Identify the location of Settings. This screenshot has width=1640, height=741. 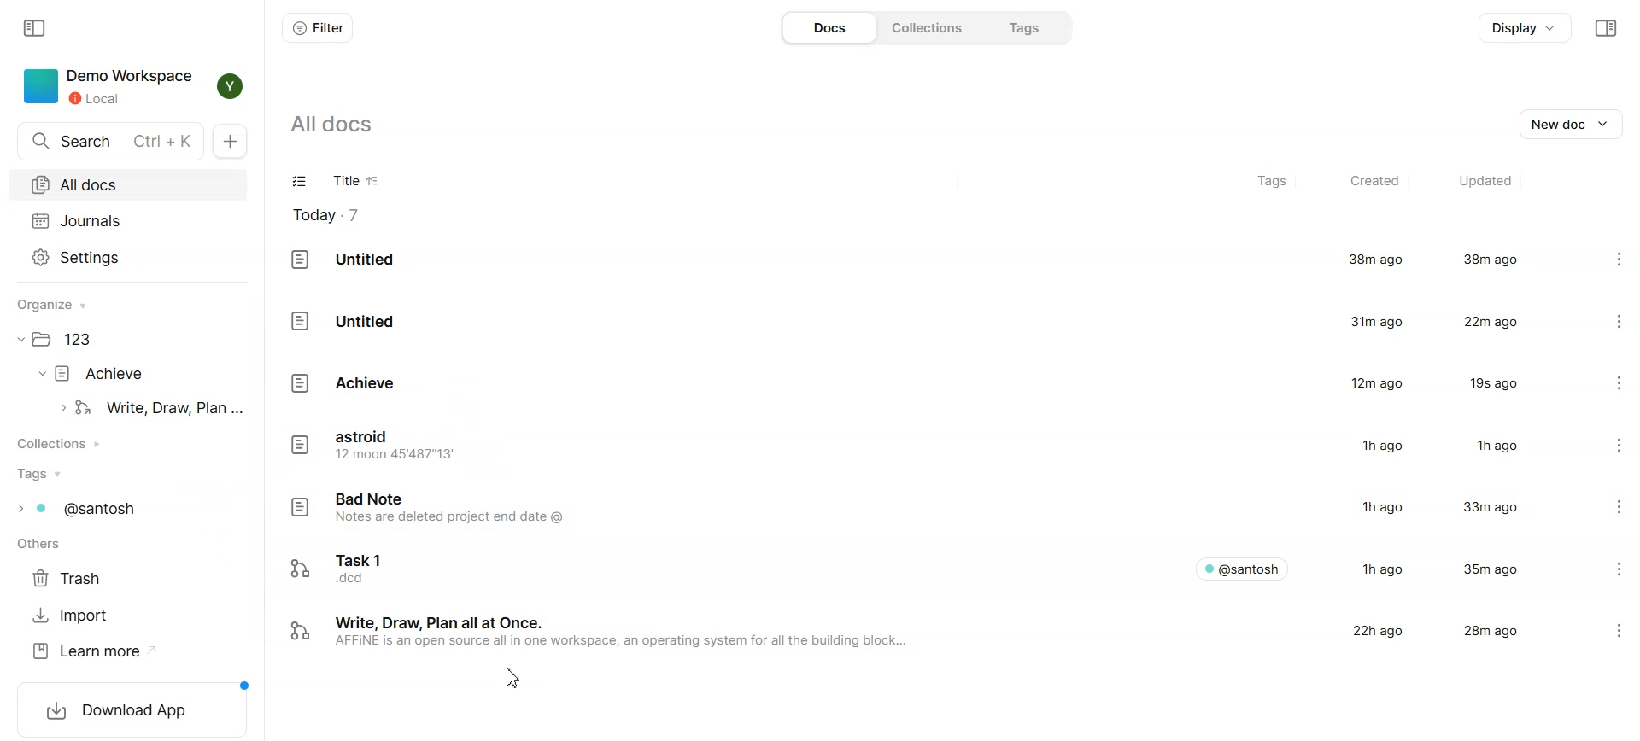
(1606, 446).